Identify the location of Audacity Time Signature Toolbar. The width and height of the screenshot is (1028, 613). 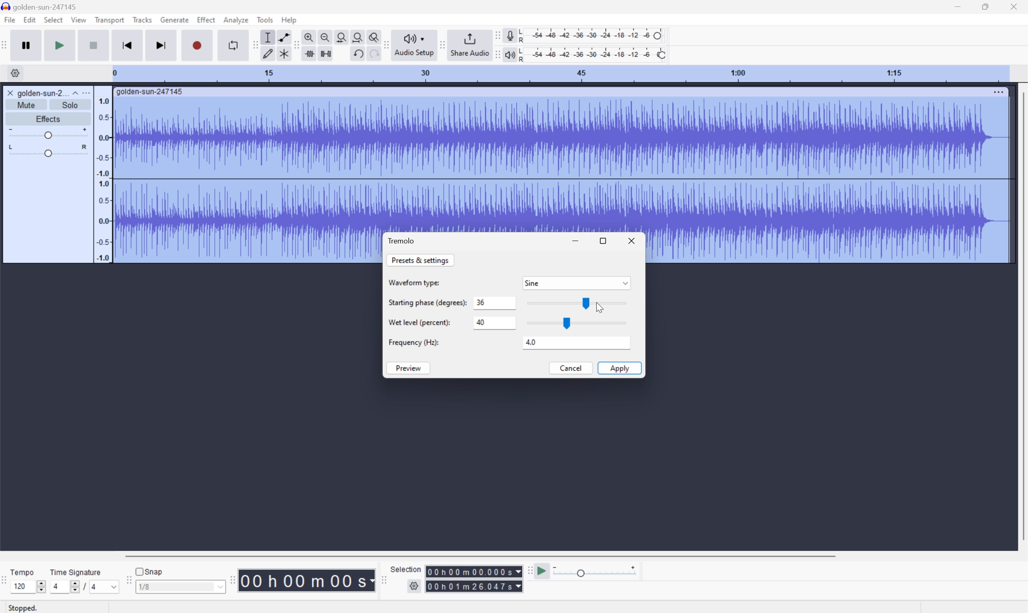
(7, 582).